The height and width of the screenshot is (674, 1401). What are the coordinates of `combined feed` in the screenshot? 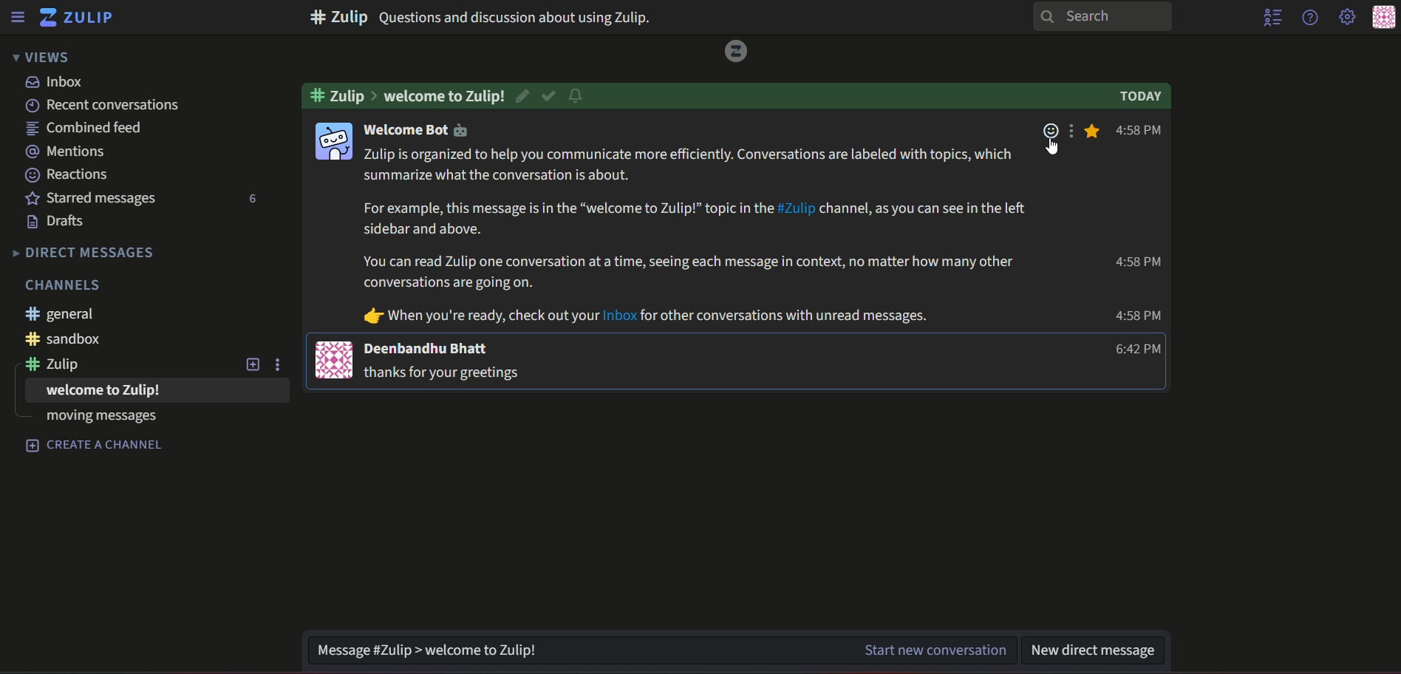 It's located at (85, 128).